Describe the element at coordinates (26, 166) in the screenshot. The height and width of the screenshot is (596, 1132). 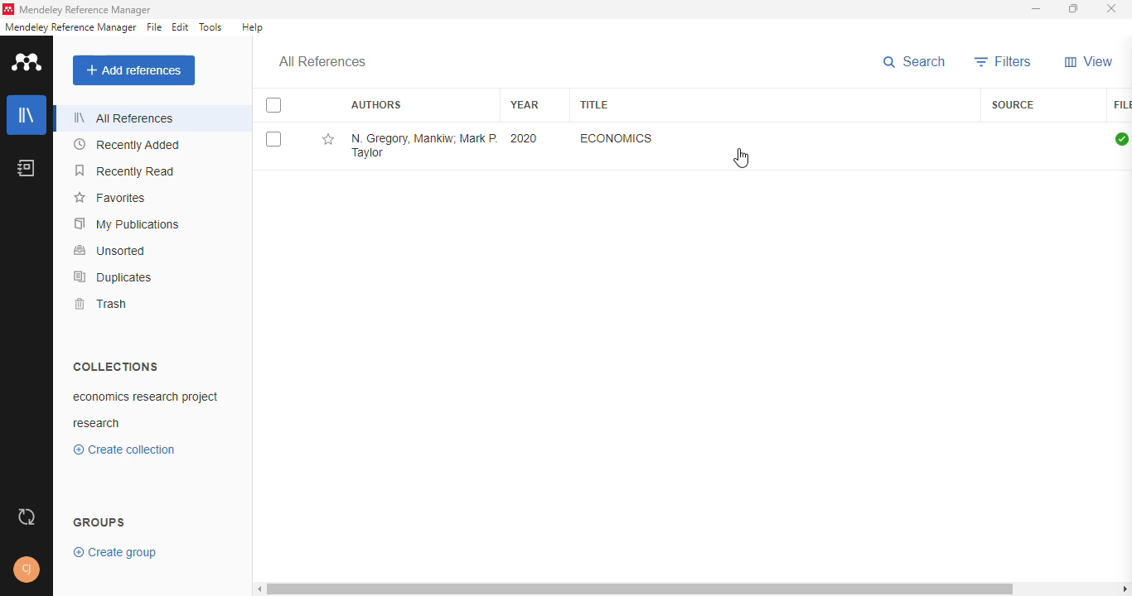
I see `notebook` at that location.